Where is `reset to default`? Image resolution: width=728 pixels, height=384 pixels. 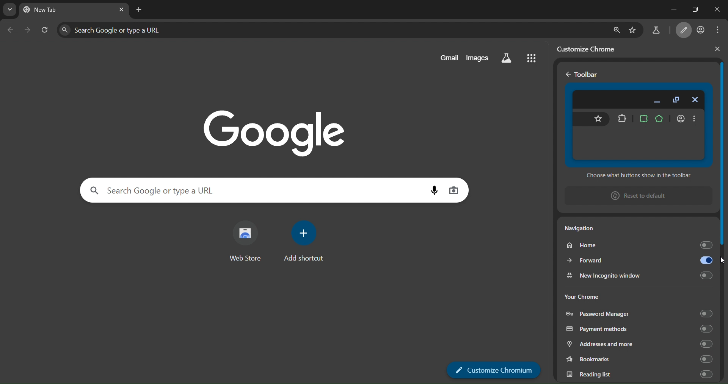
reset to default is located at coordinates (634, 197).